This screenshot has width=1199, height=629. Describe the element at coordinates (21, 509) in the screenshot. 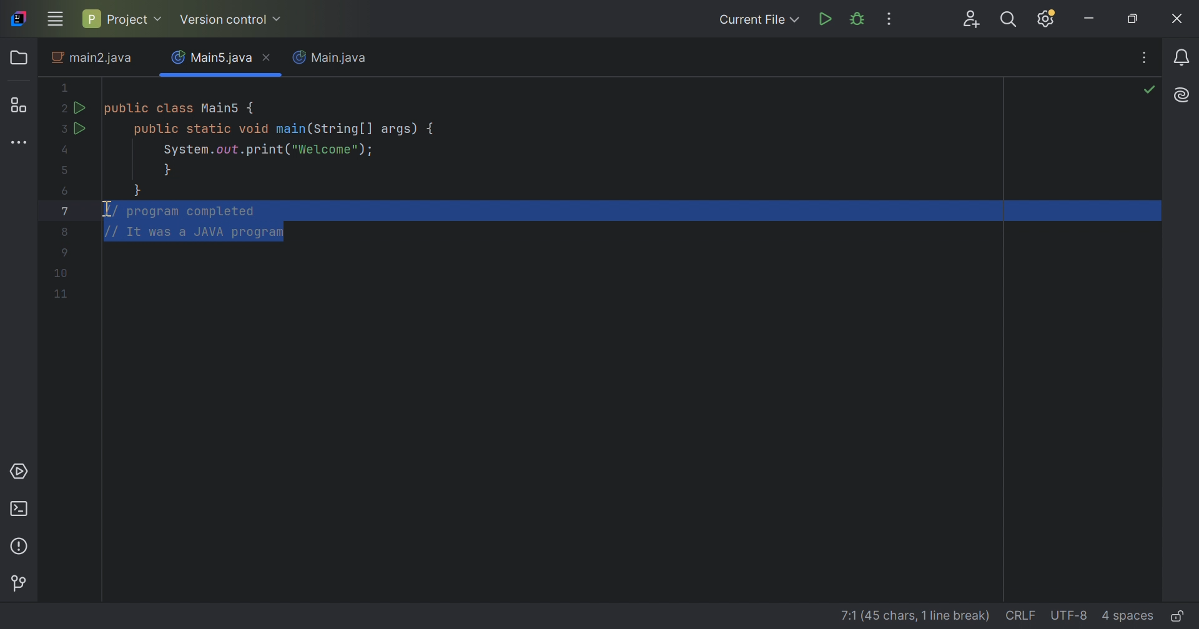

I see `Terminal` at that location.